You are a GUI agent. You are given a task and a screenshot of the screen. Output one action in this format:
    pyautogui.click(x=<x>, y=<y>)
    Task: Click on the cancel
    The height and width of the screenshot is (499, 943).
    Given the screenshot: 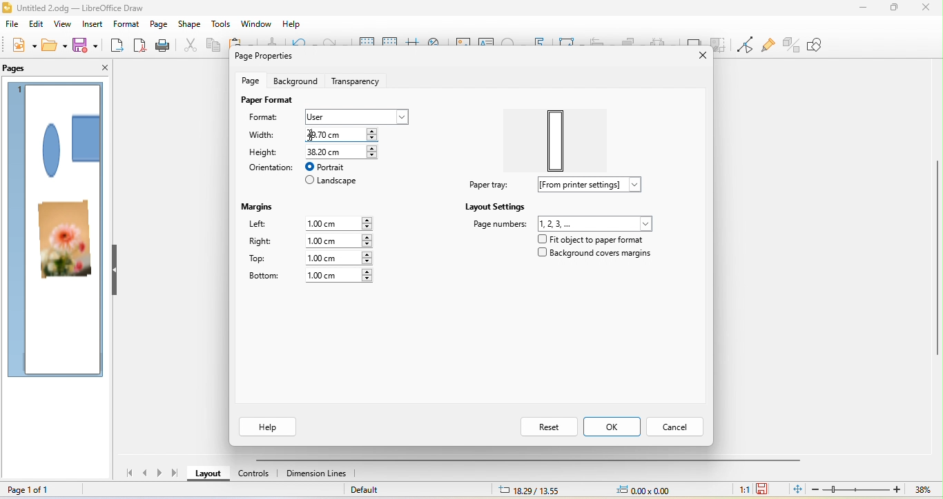 What is the action you would take?
    pyautogui.click(x=678, y=426)
    